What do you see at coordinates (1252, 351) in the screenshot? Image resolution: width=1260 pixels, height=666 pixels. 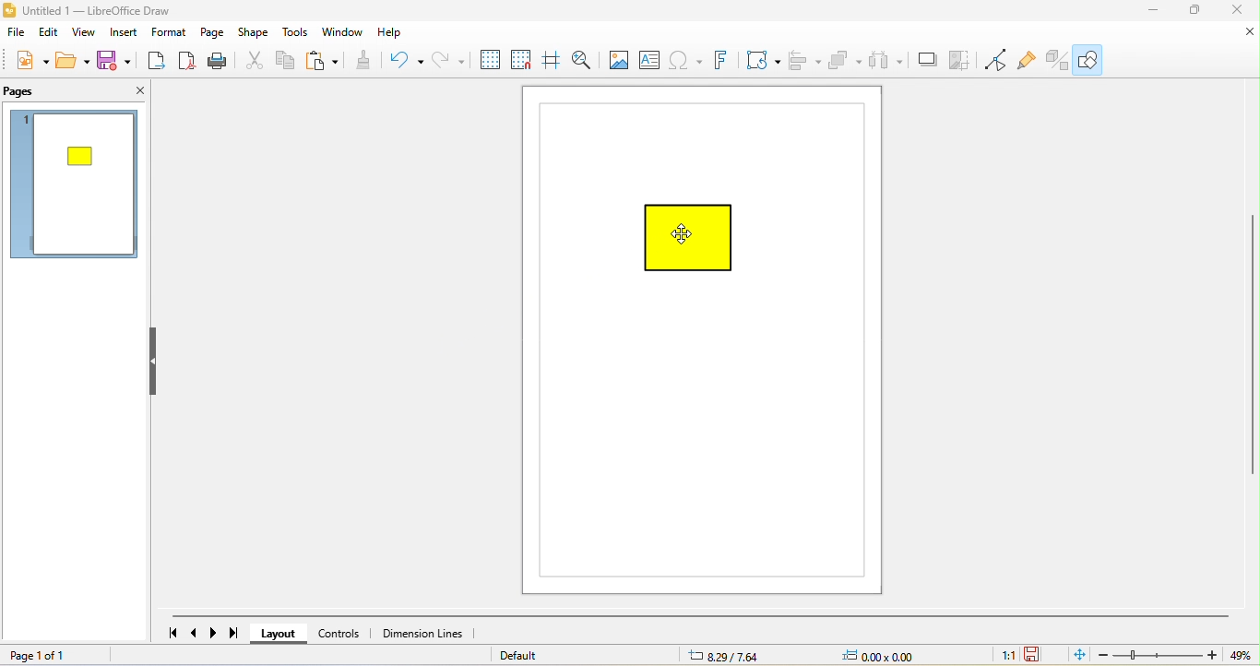 I see `vertical scroll bar` at bounding box center [1252, 351].